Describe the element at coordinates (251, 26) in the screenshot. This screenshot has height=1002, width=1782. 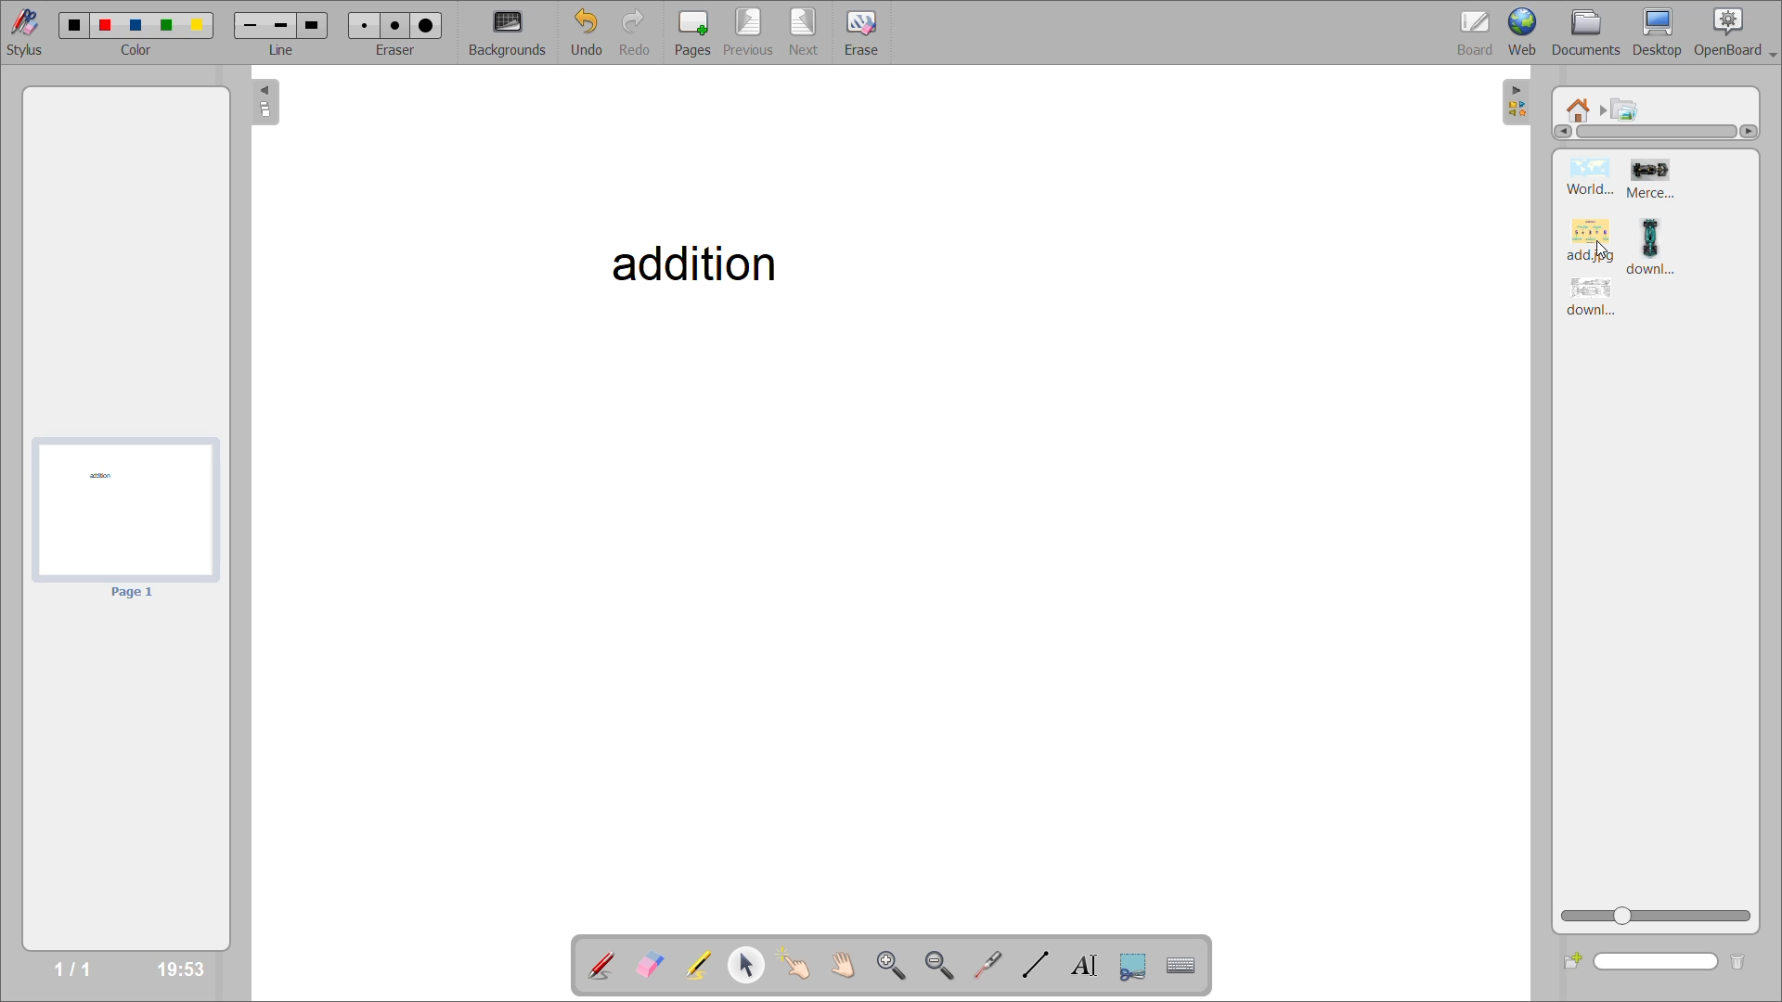
I see `line 1` at that location.